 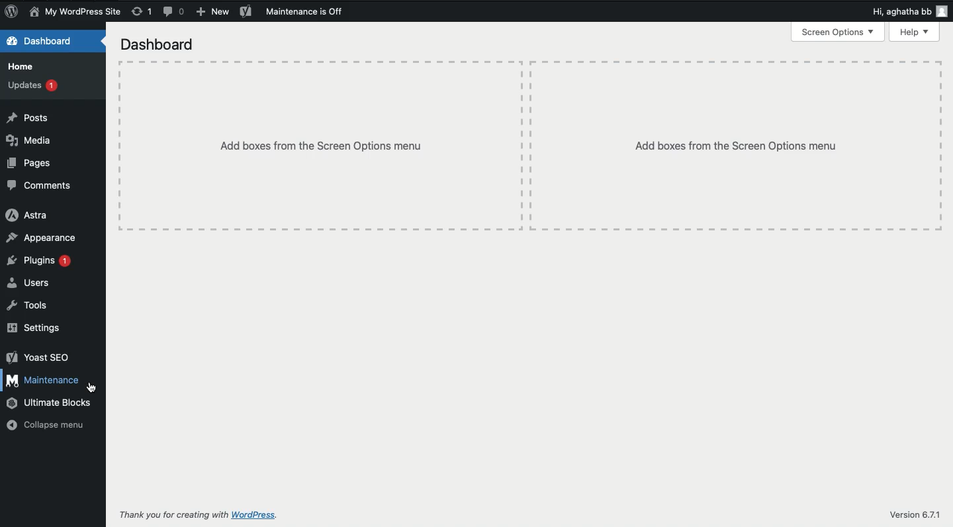 What do you see at coordinates (28, 140) in the screenshot?
I see `Media` at bounding box center [28, 140].